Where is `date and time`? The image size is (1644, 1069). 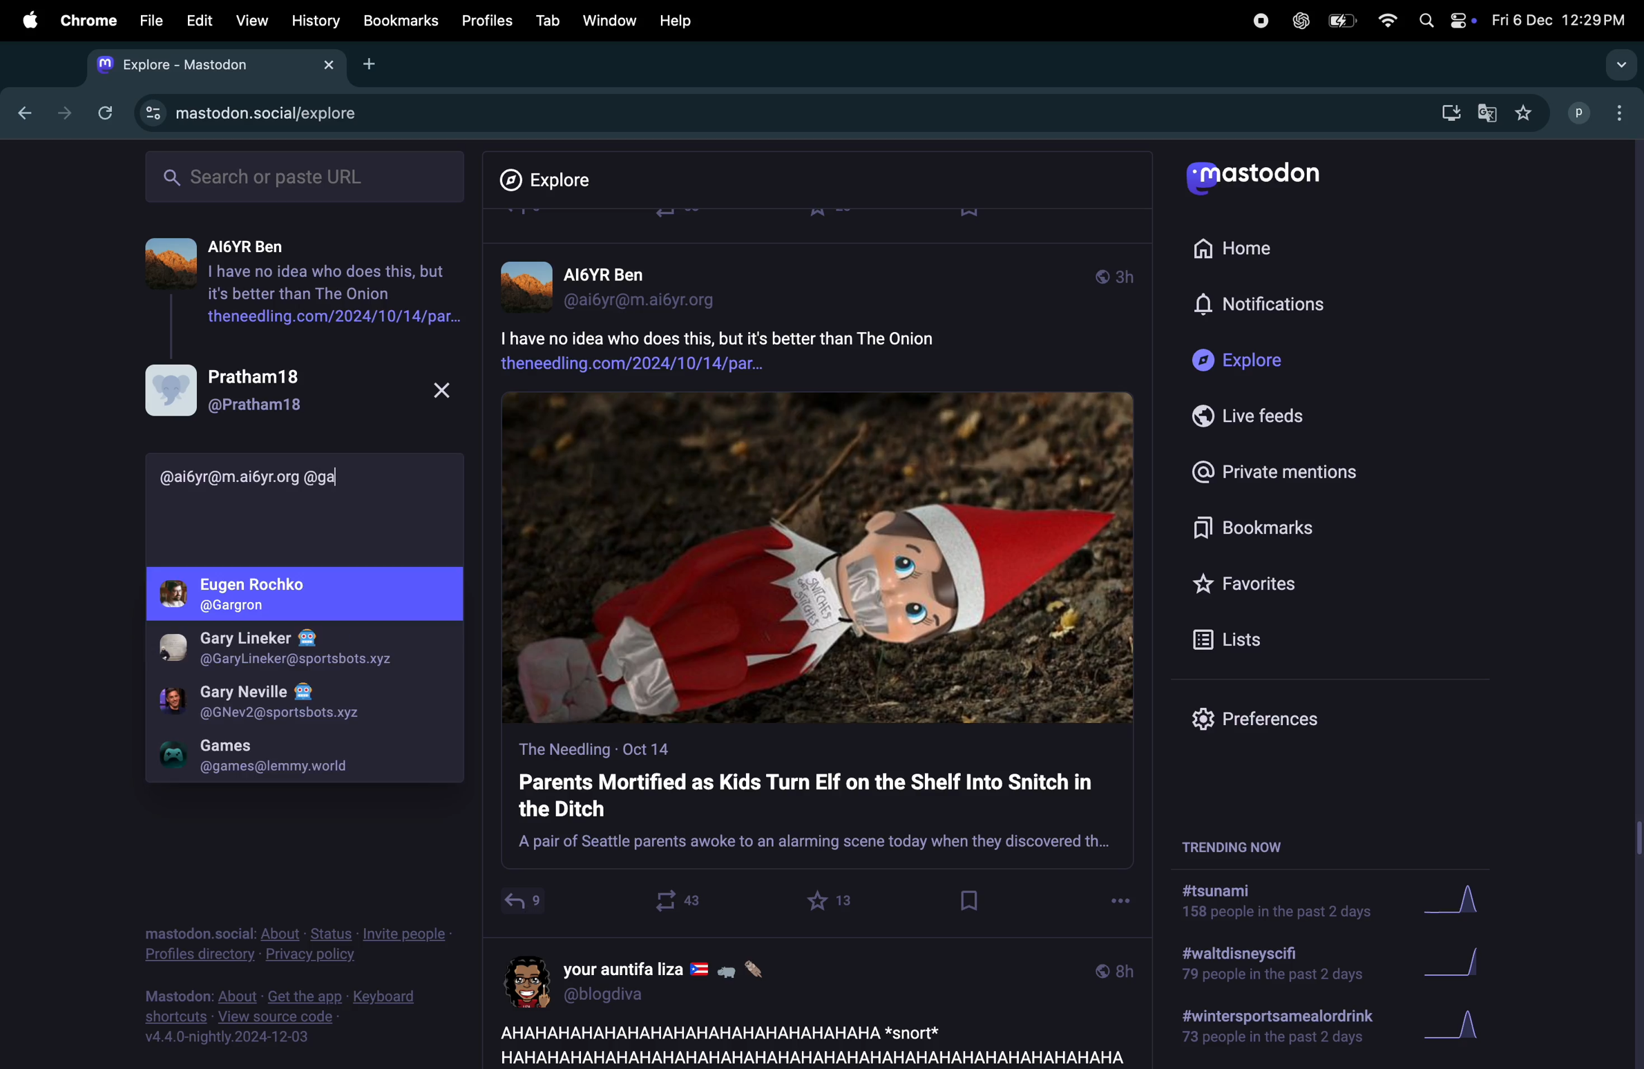 date and time is located at coordinates (1557, 20).